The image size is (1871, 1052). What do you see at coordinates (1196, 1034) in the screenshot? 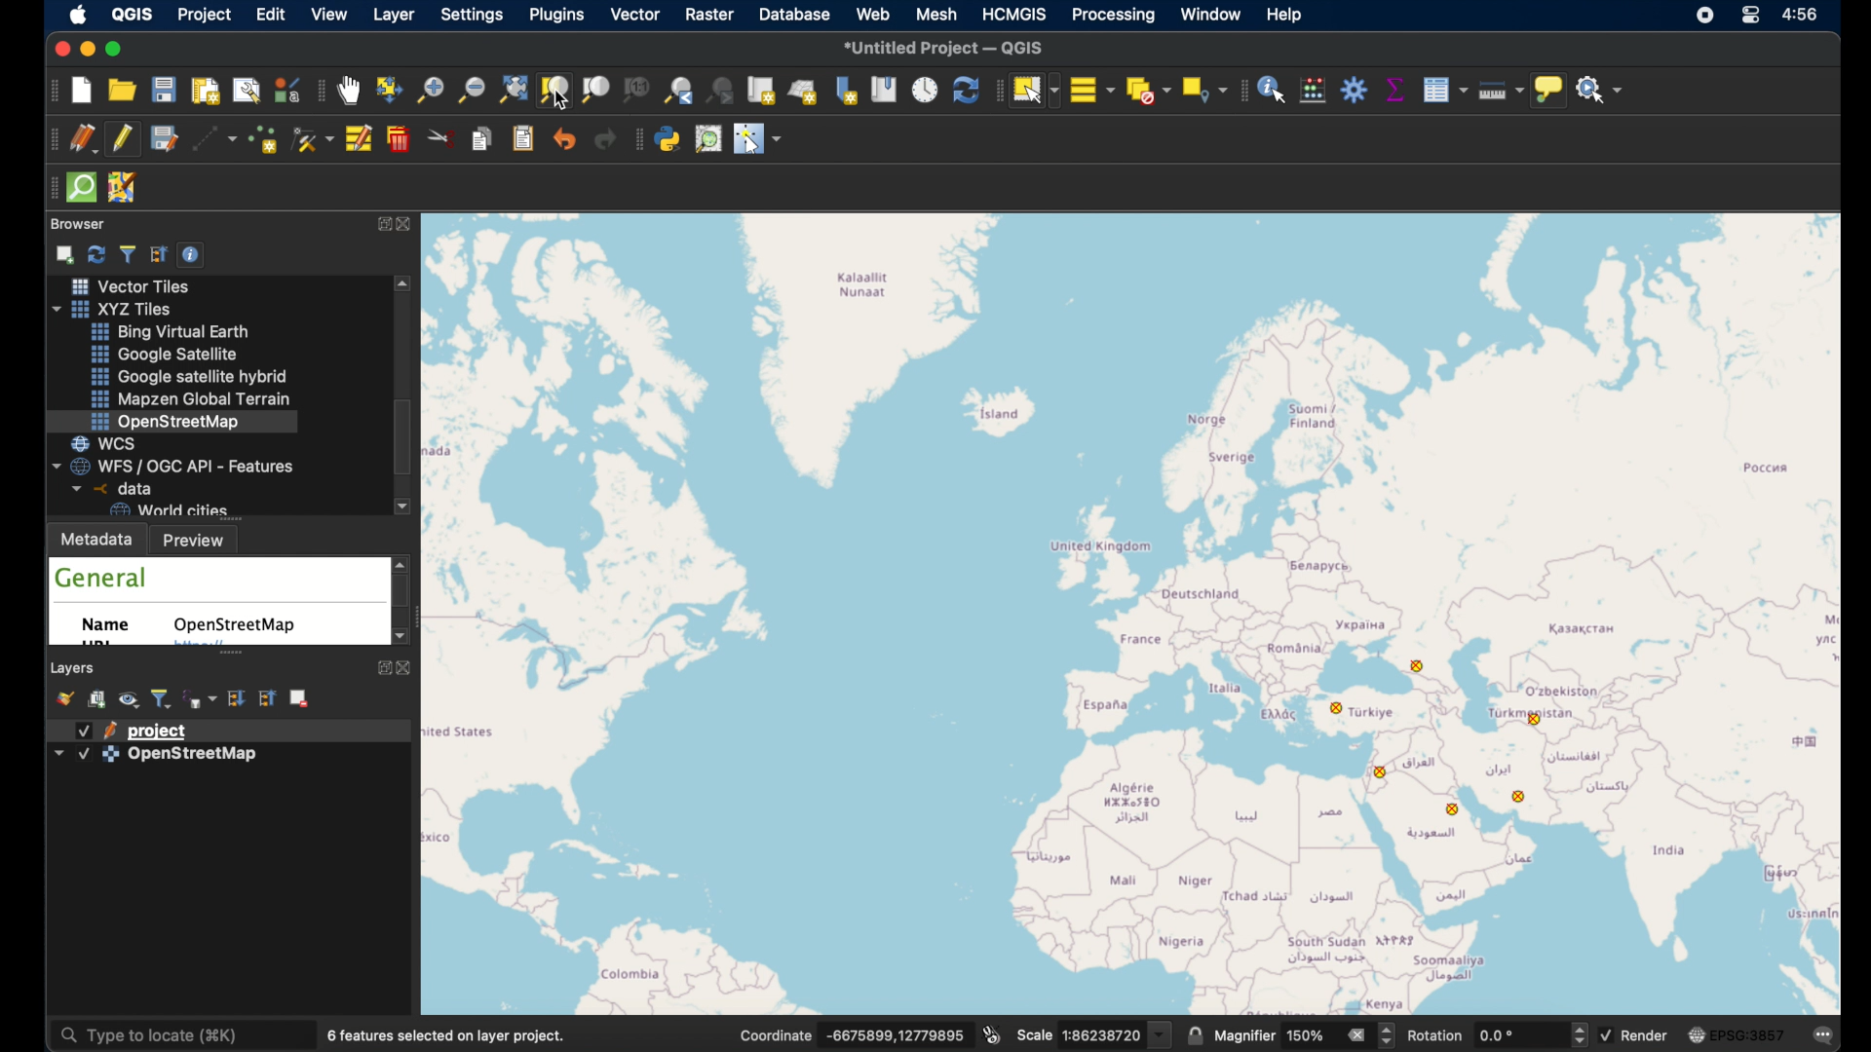
I see `lock scale` at bounding box center [1196, 1034].